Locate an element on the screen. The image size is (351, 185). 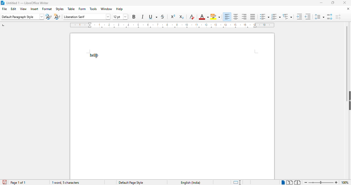
12 ptd is located at coordinates (117, 17).